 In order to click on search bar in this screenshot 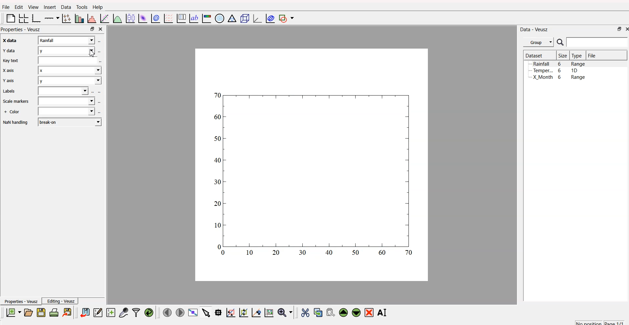, I will do `click(598, 43)`.